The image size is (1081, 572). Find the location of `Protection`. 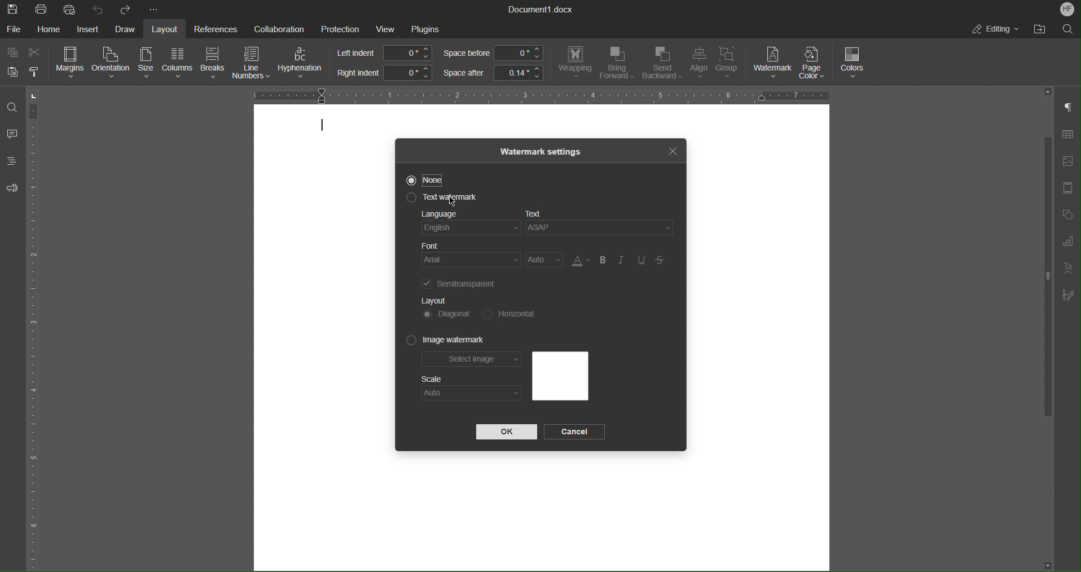

Protection is located at coordinates (340, 28).